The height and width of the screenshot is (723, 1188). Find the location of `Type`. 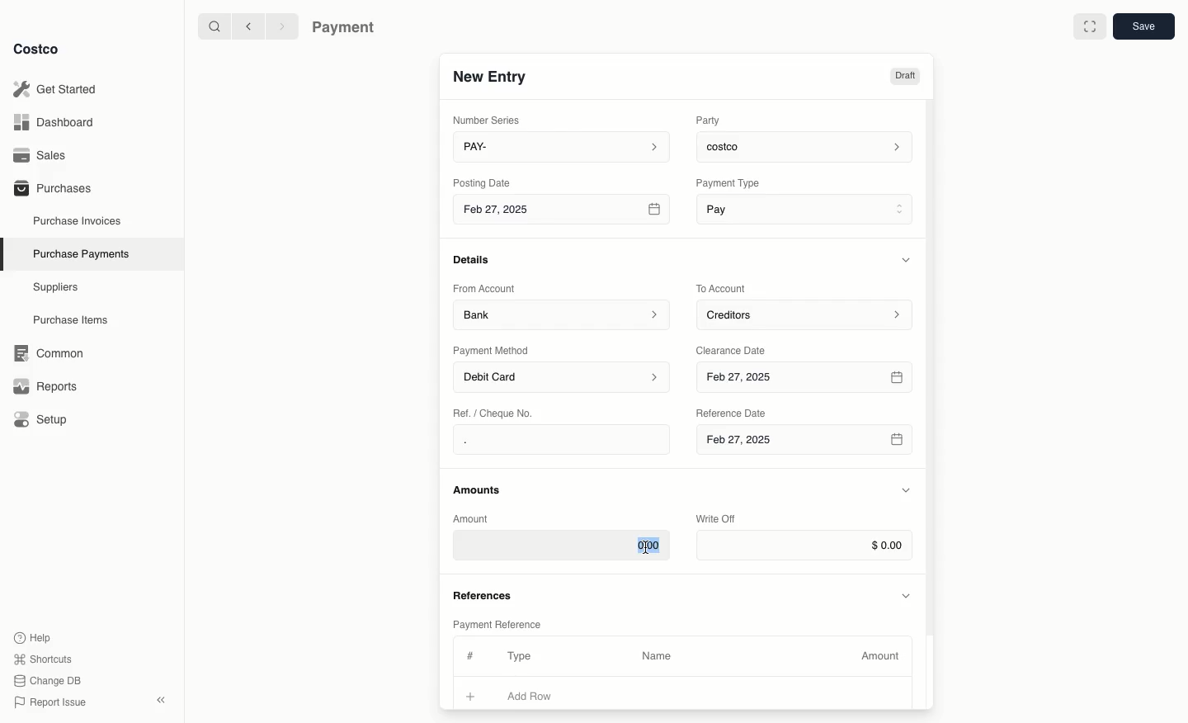

Type is located at coordinates (523, 656).